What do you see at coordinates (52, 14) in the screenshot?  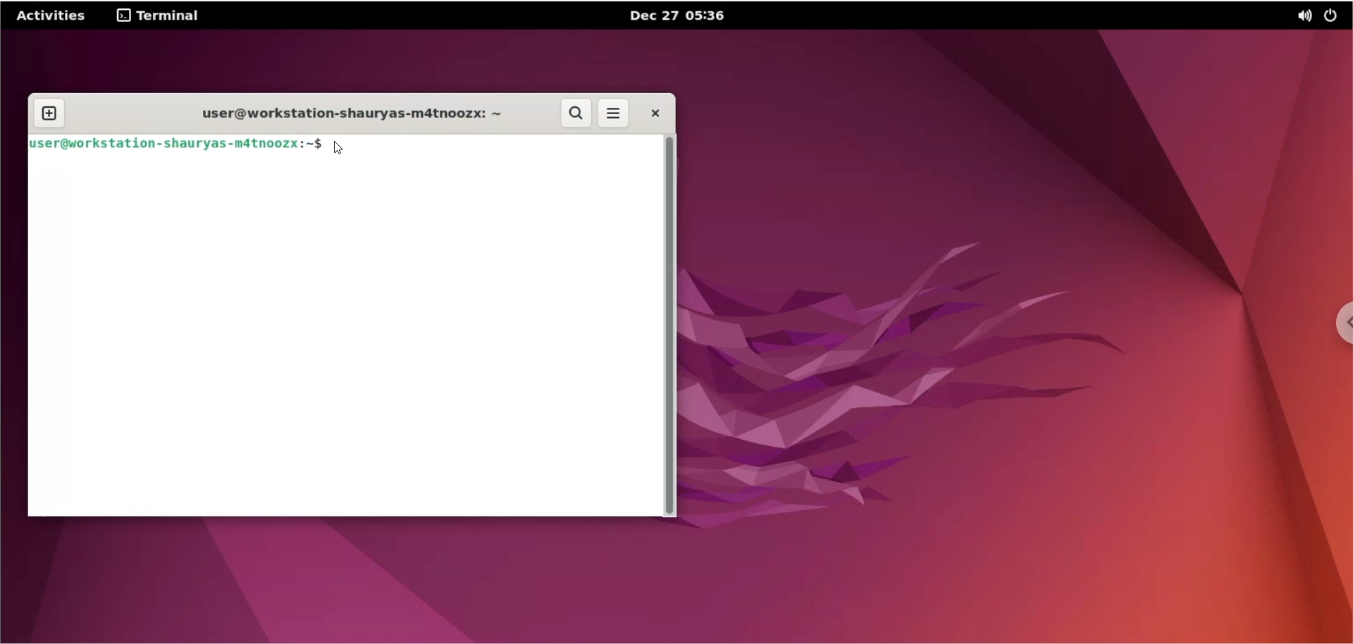 I see `Activities` at bounding box center [52, 14].